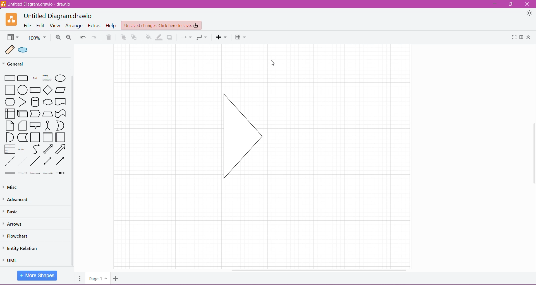 Image resolution: width=536 pixels, height=285 pixels. I want to click on View, so click(12, 37).